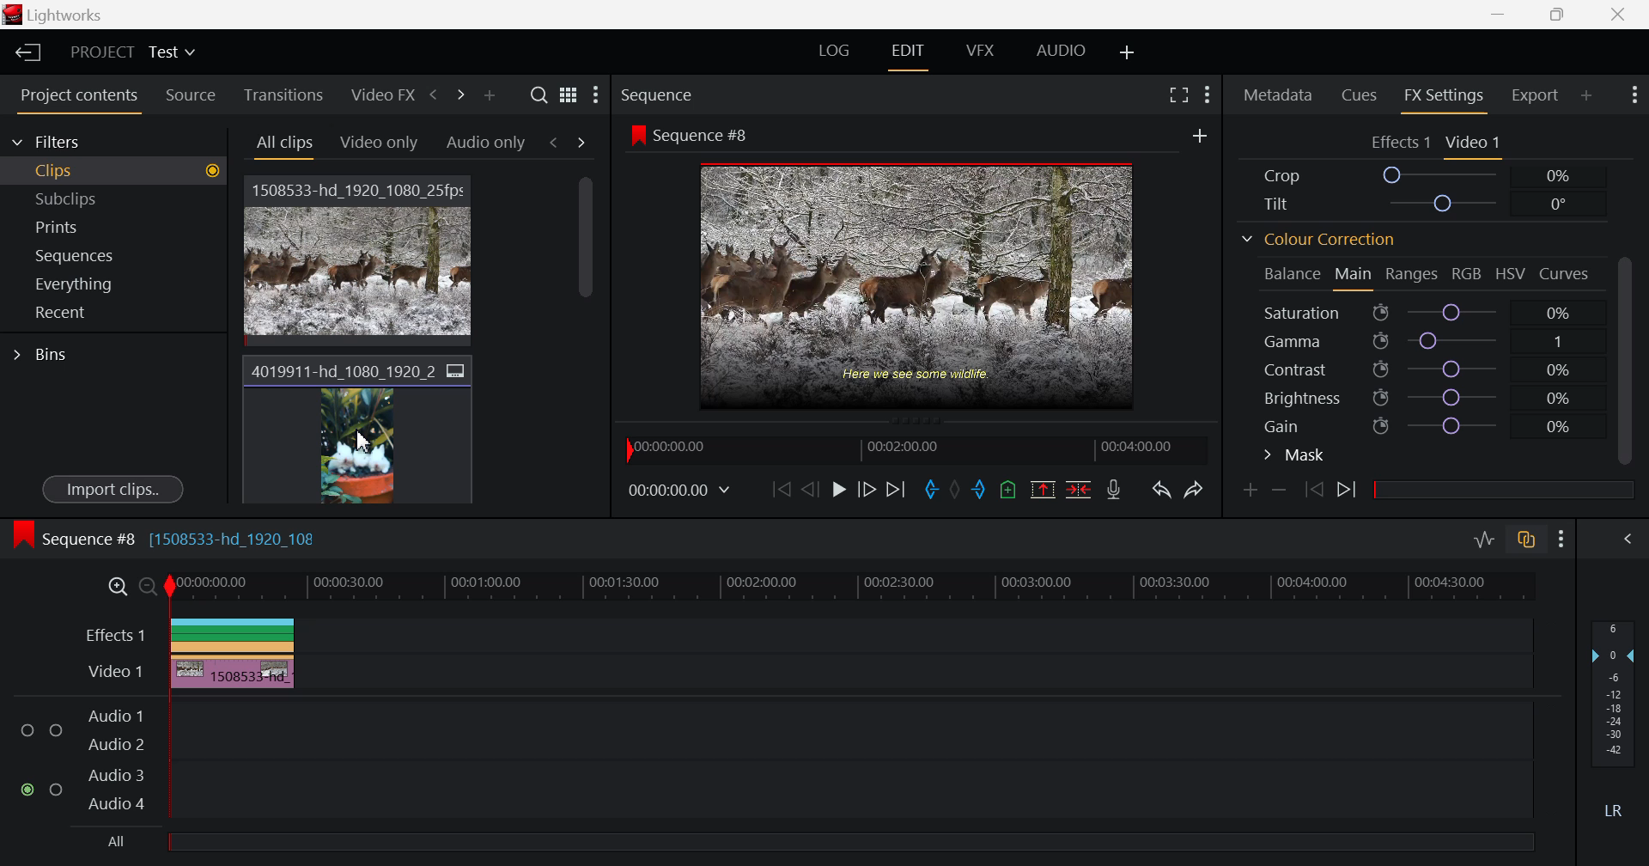 This screenshot has height=866, width=1649. What do you see at coordinates (867, 487) in the screenshot?
I see `Go Forward` at bounding box center [867, 487].